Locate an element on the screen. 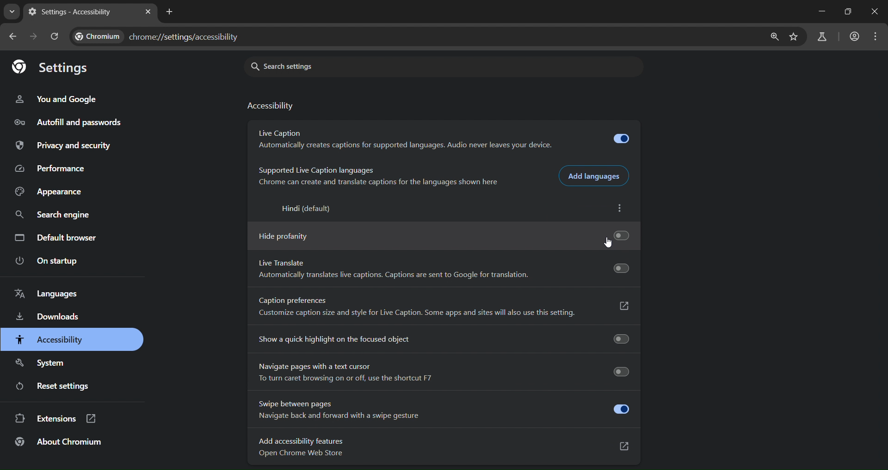 The width and height of the screenshot is (888, 470). hide profanity is located at coordinates (450, 235).